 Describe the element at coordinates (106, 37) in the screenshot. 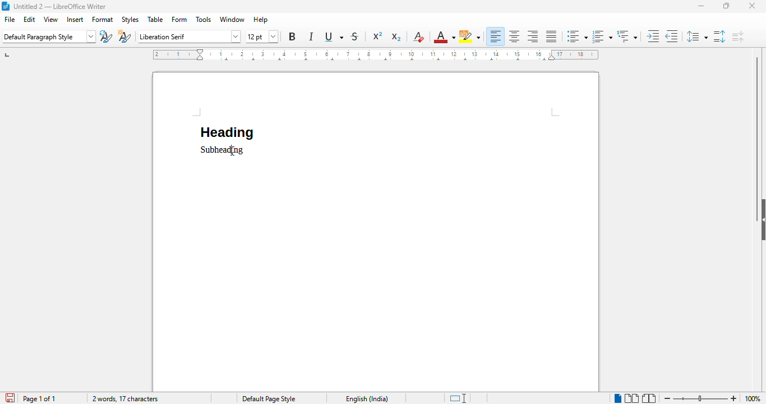

I see `update selected style` at that location.